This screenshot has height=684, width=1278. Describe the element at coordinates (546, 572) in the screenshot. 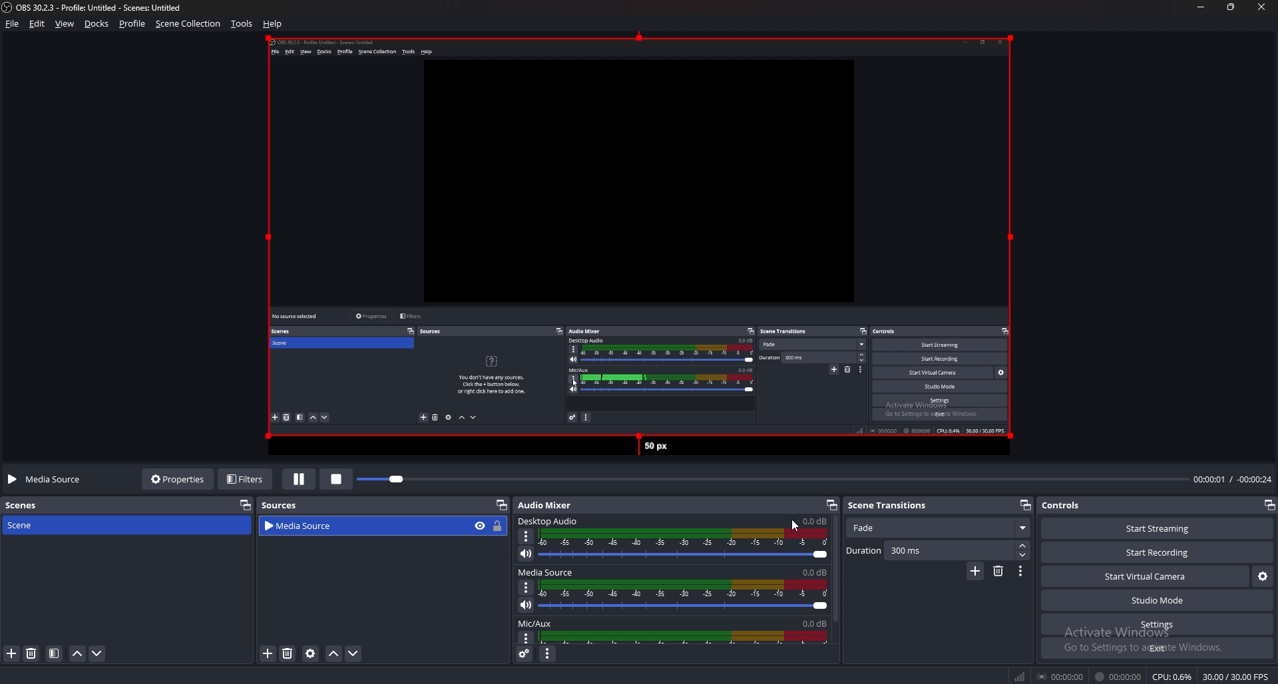

I see `media source` at that location.